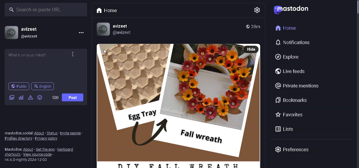  Describe the element at coordinates (12, 97) in the screenshot. I see `add image` at that location.